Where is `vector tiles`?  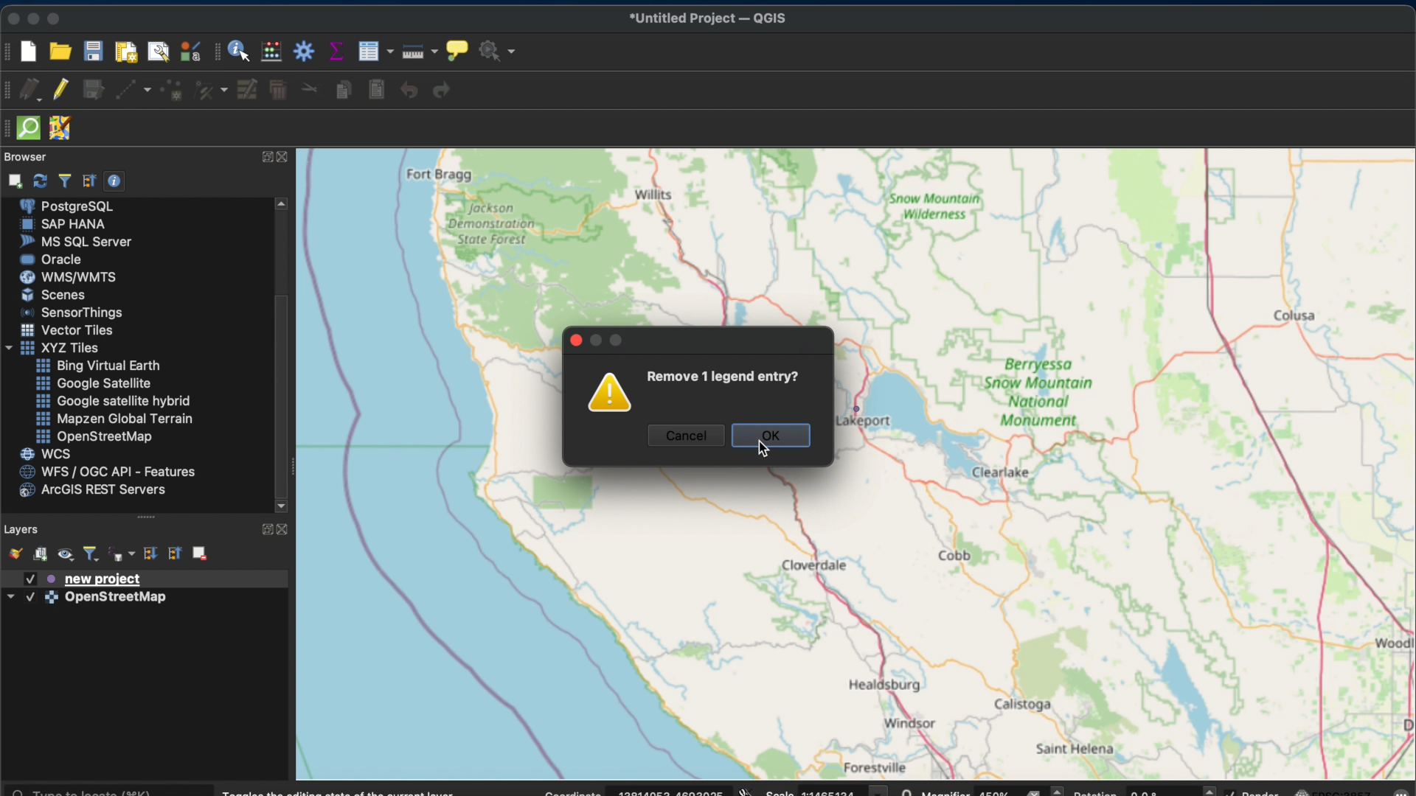 vector tiles is located at coordinates (68, 330).